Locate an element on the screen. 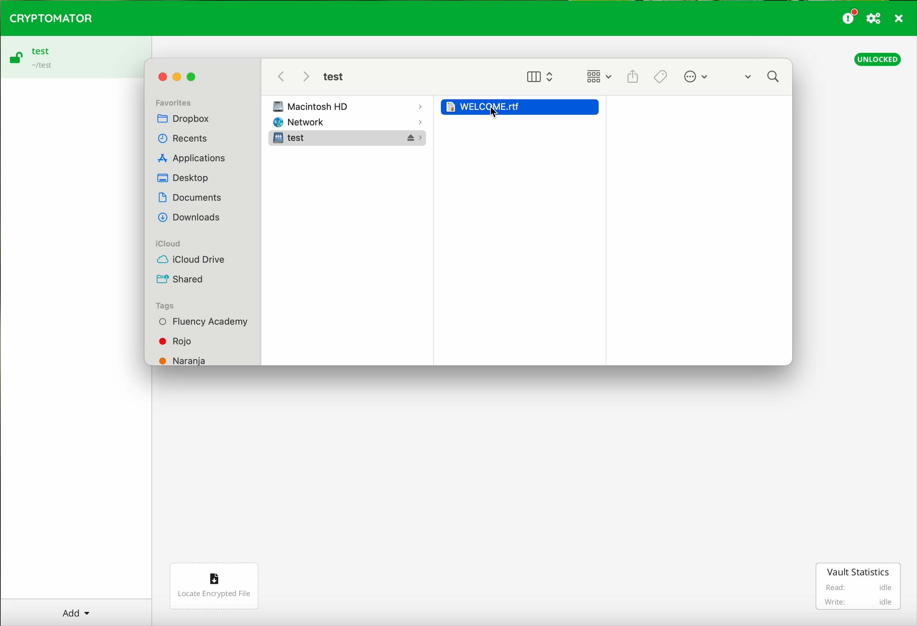 The height and width of the screenshot is (626, 917). Desktop is located at coordinates (183, 177).